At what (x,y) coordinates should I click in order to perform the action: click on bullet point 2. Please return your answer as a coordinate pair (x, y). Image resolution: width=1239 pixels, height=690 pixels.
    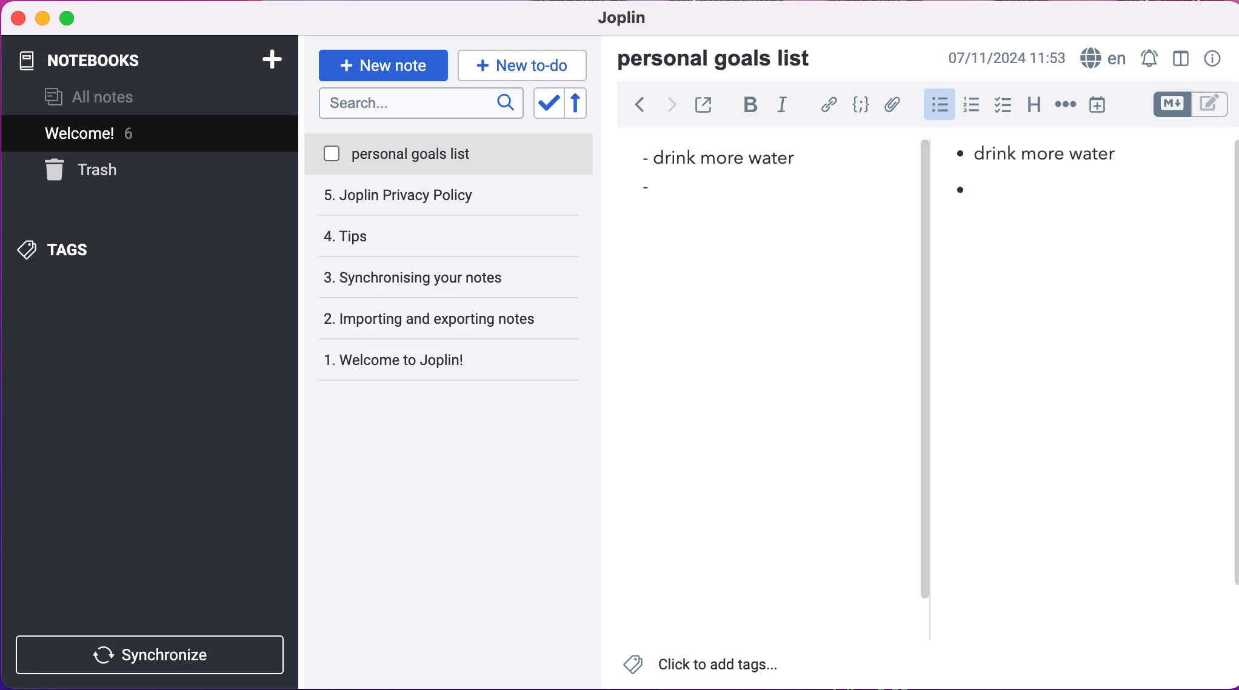
    Looking at the image, I should click on (960, 190).